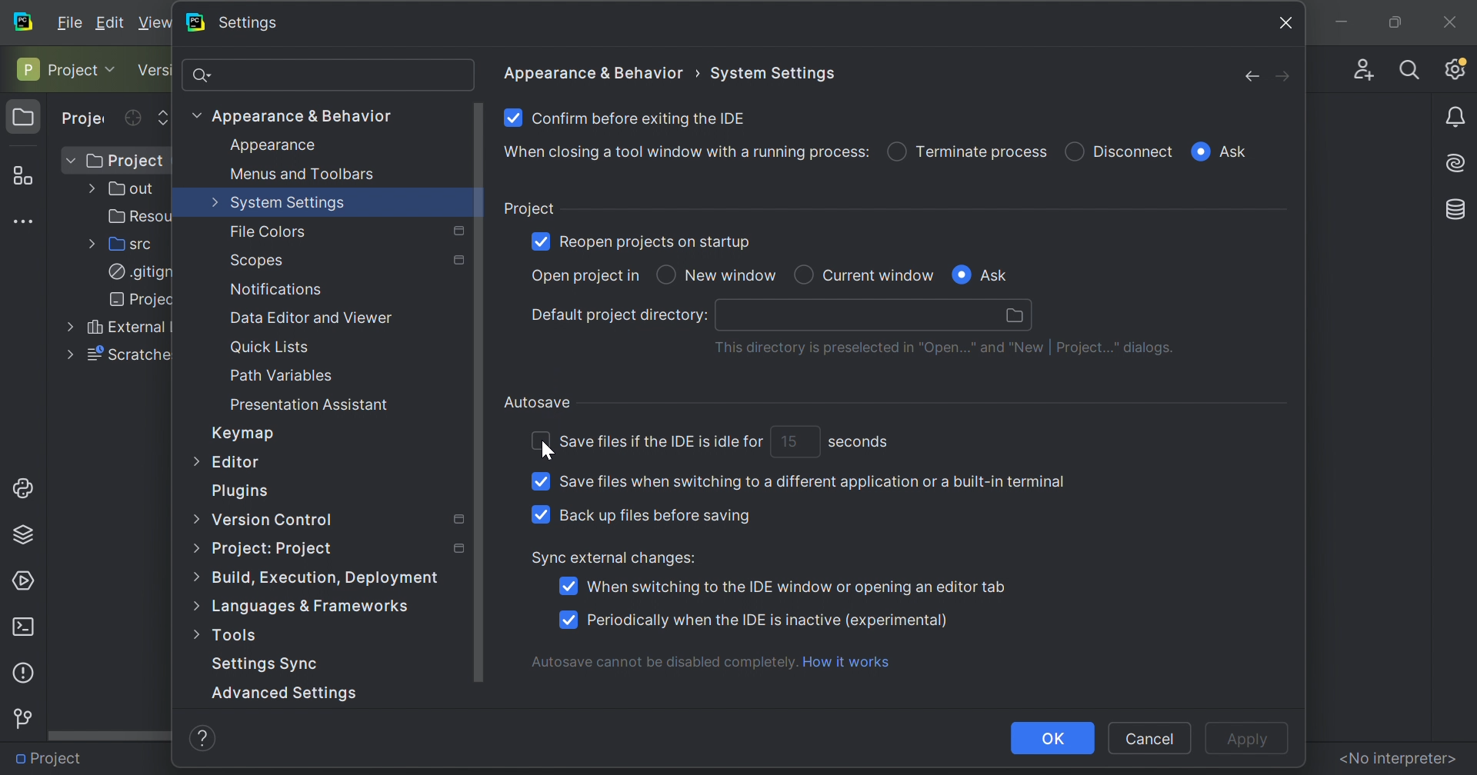 The image size is (1477, 775). What do you see at coordinates (273, 521) in the screenshot?
I see `Version control` at bounding box center [273, 521].